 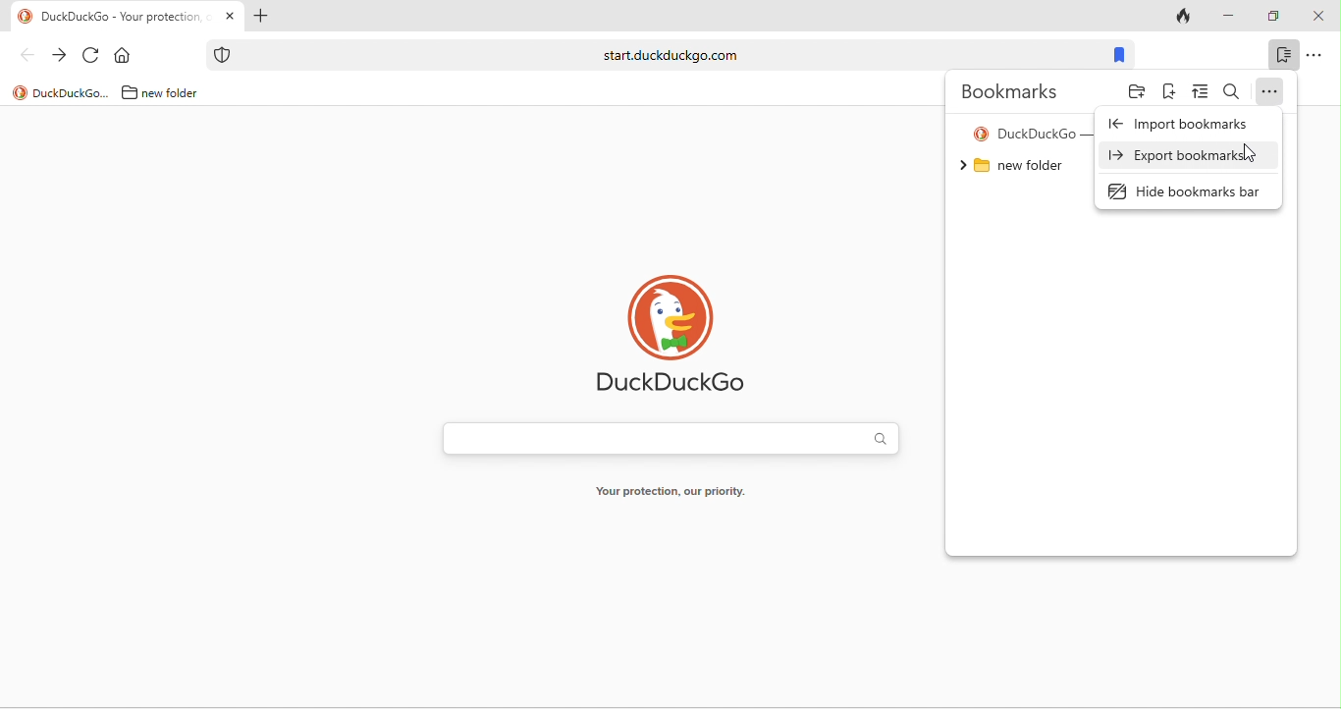 What do you see at coordinates (91, 55) in the screenshot?
I see `reload` at bounding box center [91, 55].